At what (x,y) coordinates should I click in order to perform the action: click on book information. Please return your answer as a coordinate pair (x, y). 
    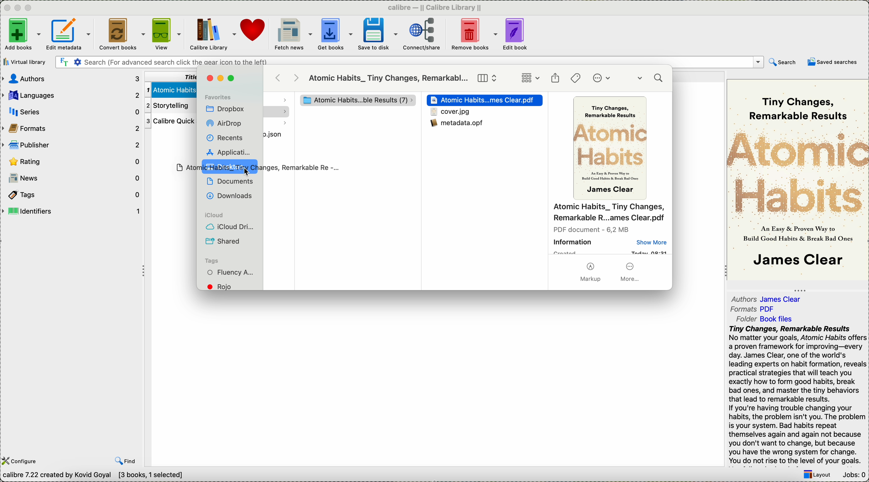
    Looking at the image, I should click on (610, 241).